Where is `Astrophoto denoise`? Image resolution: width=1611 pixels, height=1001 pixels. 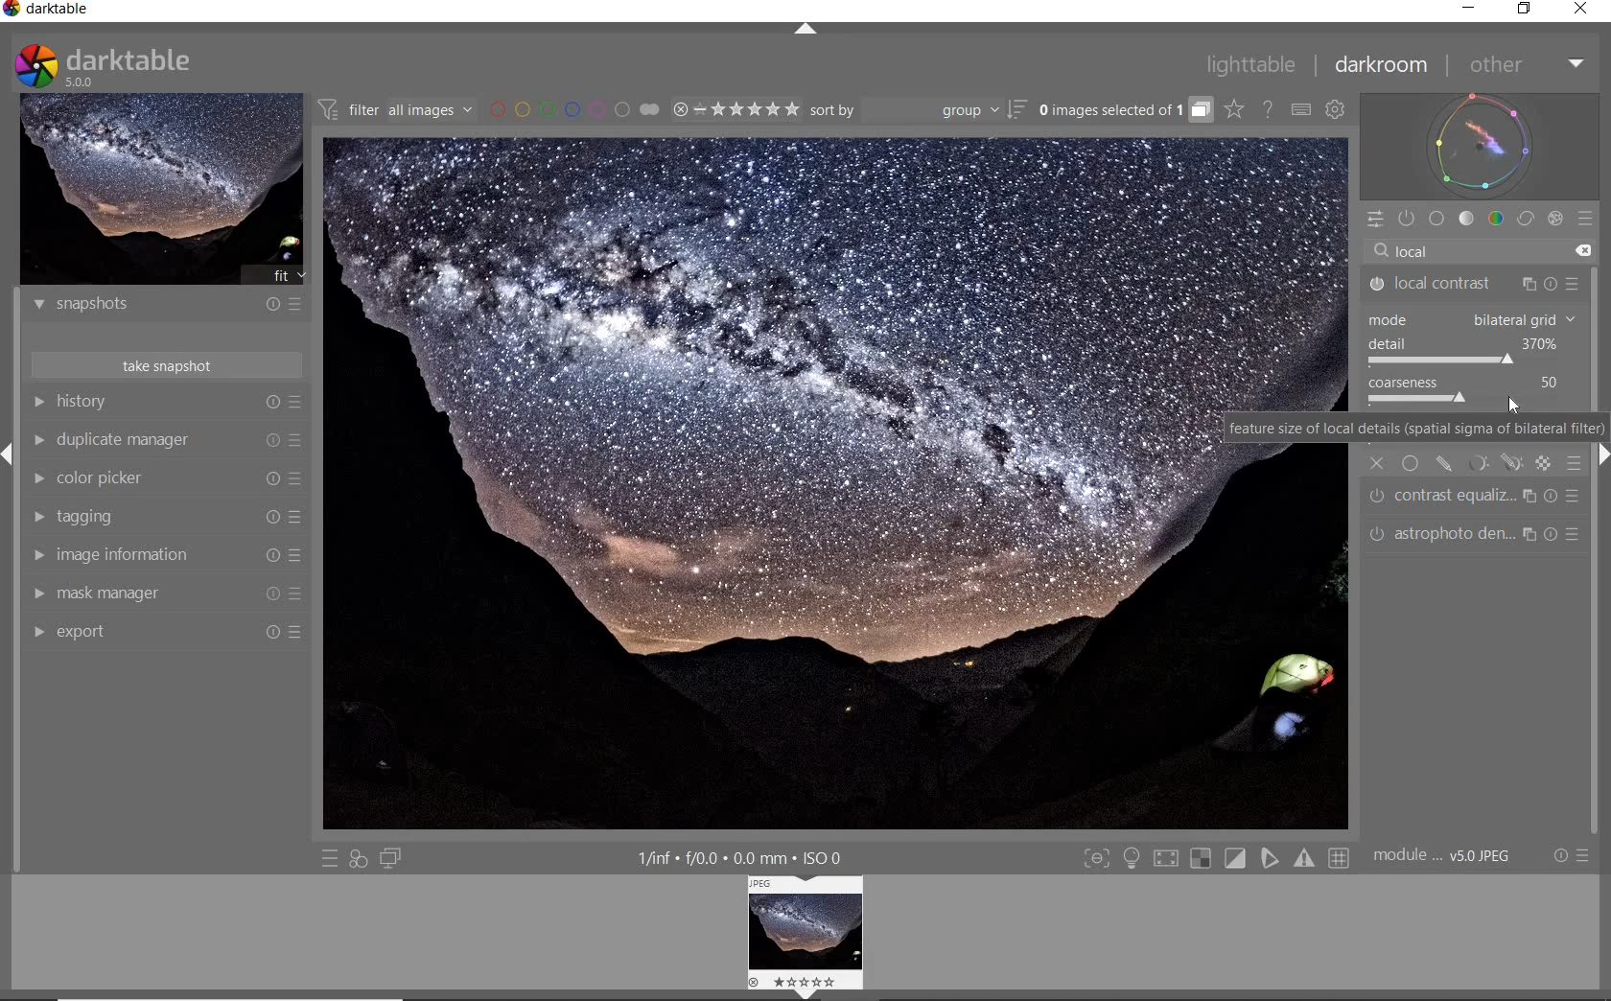
Astrophoto denoise is located at coordinates (1453, 534).